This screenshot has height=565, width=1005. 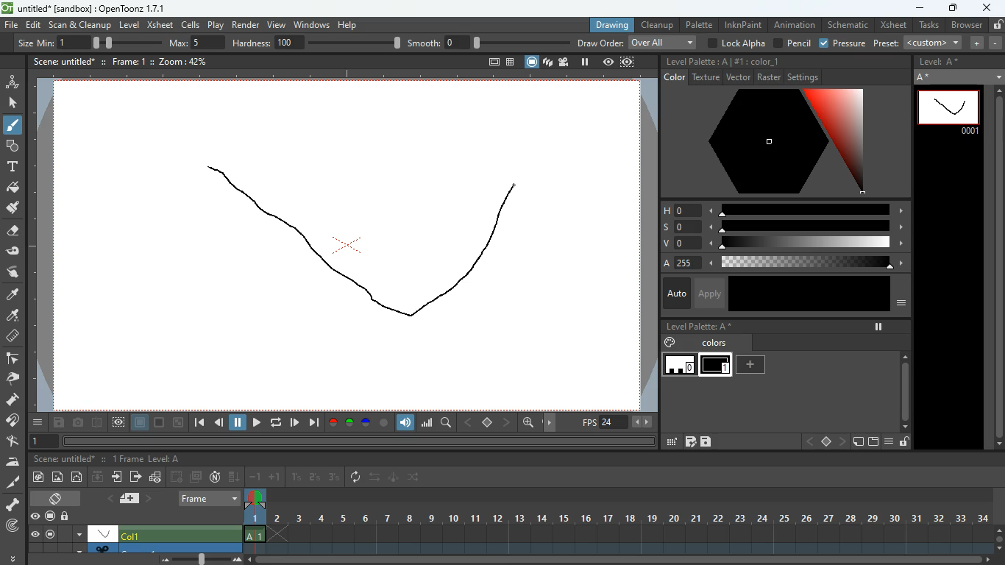 What do you see at coordinates (141, 423) in the screenshot?
I see `page` at bounding box center [141, 423].